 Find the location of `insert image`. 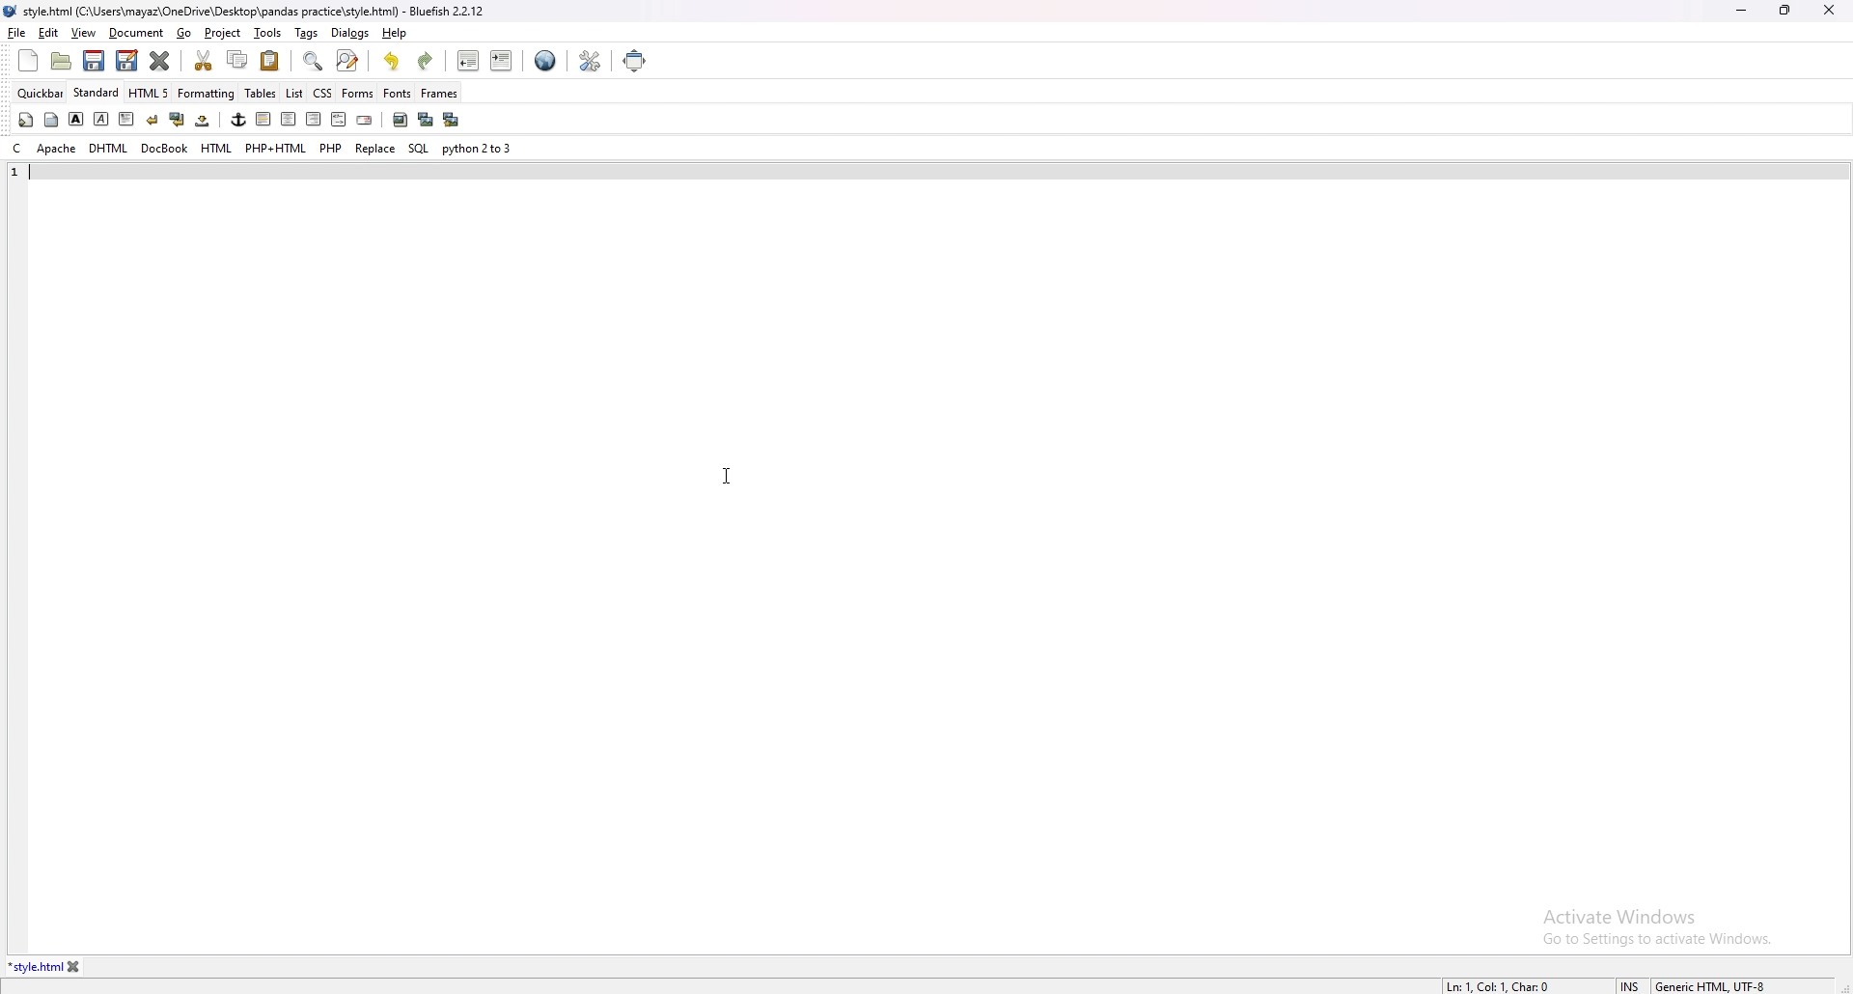

insert image is located at coordinates (400, 120).